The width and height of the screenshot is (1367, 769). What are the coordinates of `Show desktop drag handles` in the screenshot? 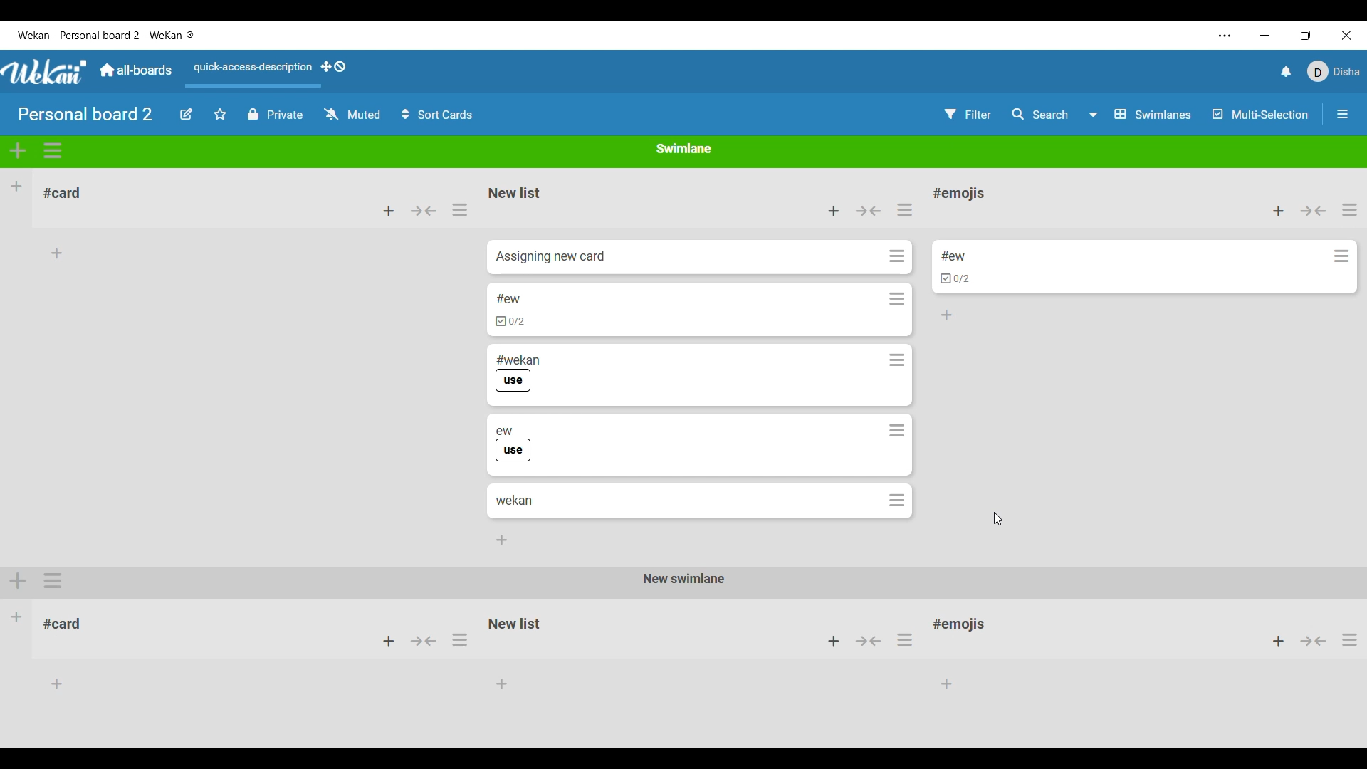 It's located at (333, 67).